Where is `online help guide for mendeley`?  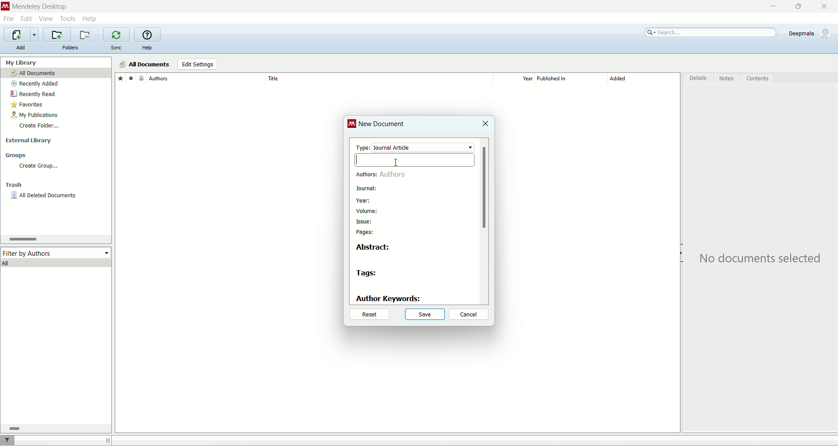
online help guide for mendeley is located at coordinates (148, 35).